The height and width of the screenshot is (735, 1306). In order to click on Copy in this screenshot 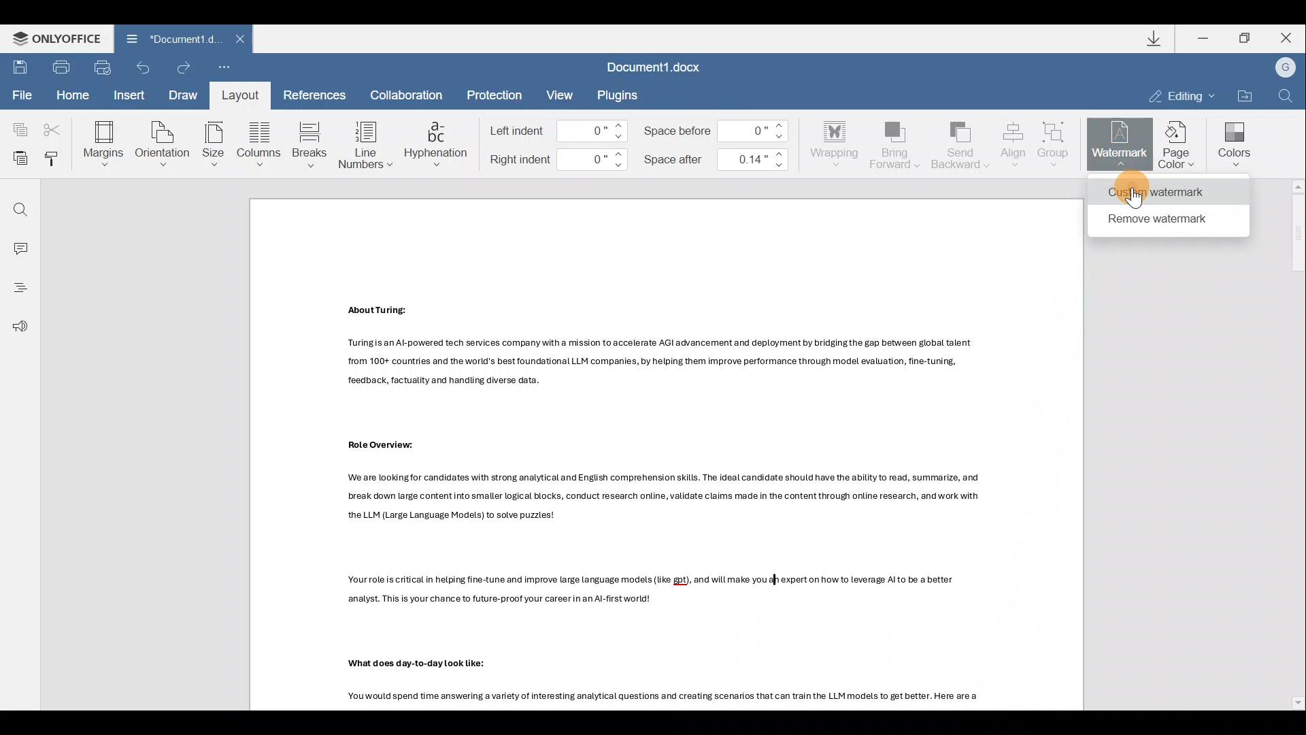, I will do `click(17, 127)`.